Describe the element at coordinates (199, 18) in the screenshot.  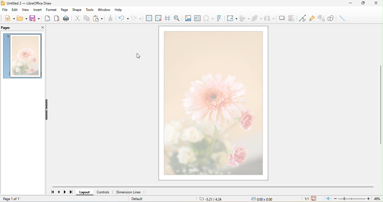
I see `text box` at that location.